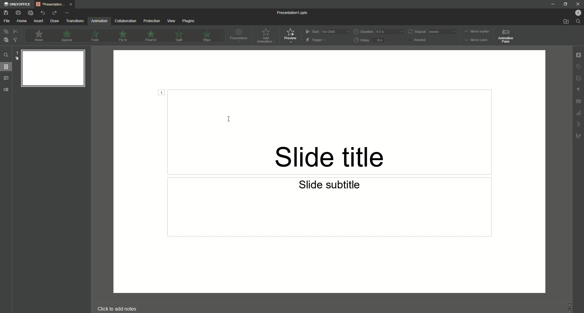  I want to click on Print, so click(19, 12).